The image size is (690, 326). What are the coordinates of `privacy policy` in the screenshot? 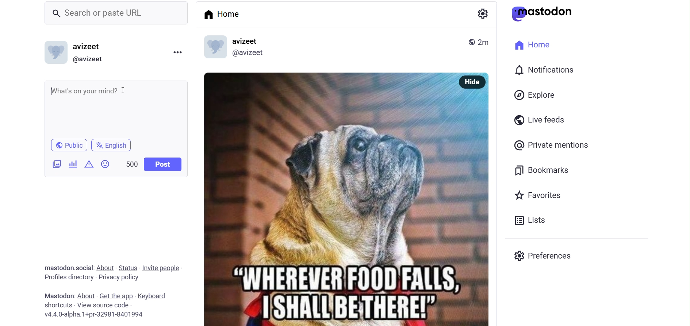 It's located at (119, 278).